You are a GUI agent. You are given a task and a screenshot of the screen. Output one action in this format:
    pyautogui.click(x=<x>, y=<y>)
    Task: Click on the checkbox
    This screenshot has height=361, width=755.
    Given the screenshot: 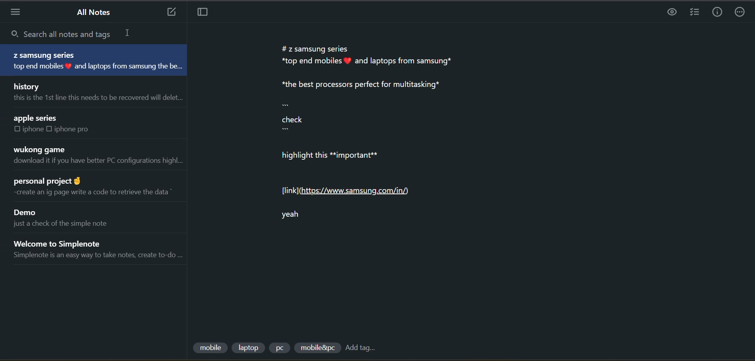 What is the action you would take?
    pyautogui.click(x=16, y=129)
    